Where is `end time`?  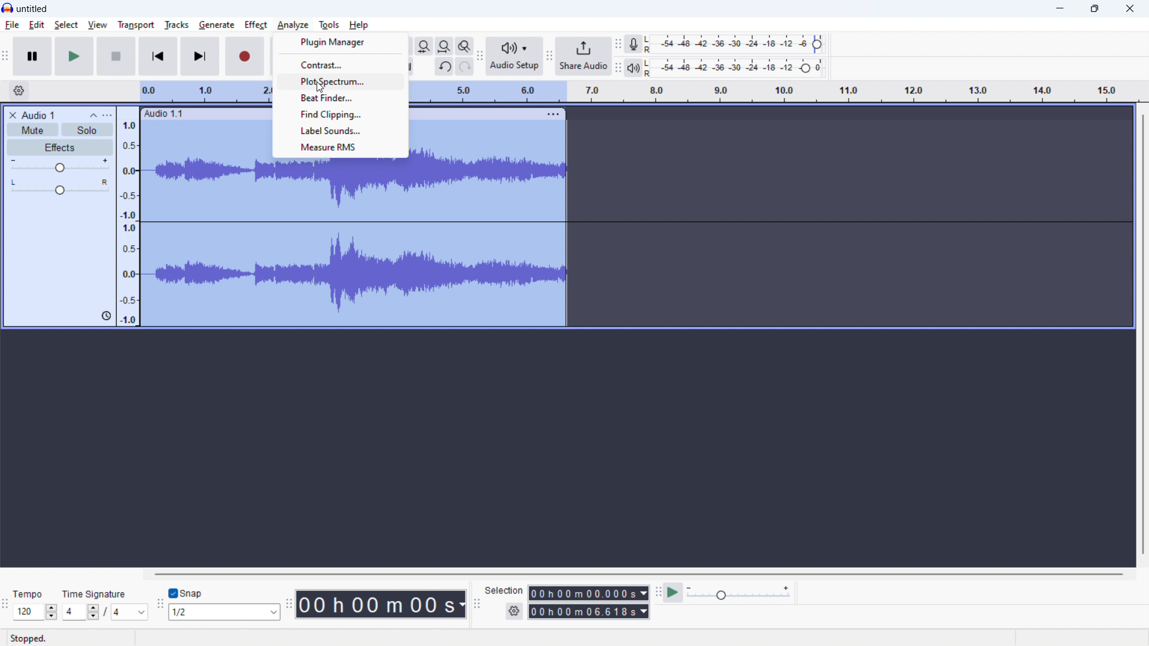
end time is located at coordinates (589, 612).